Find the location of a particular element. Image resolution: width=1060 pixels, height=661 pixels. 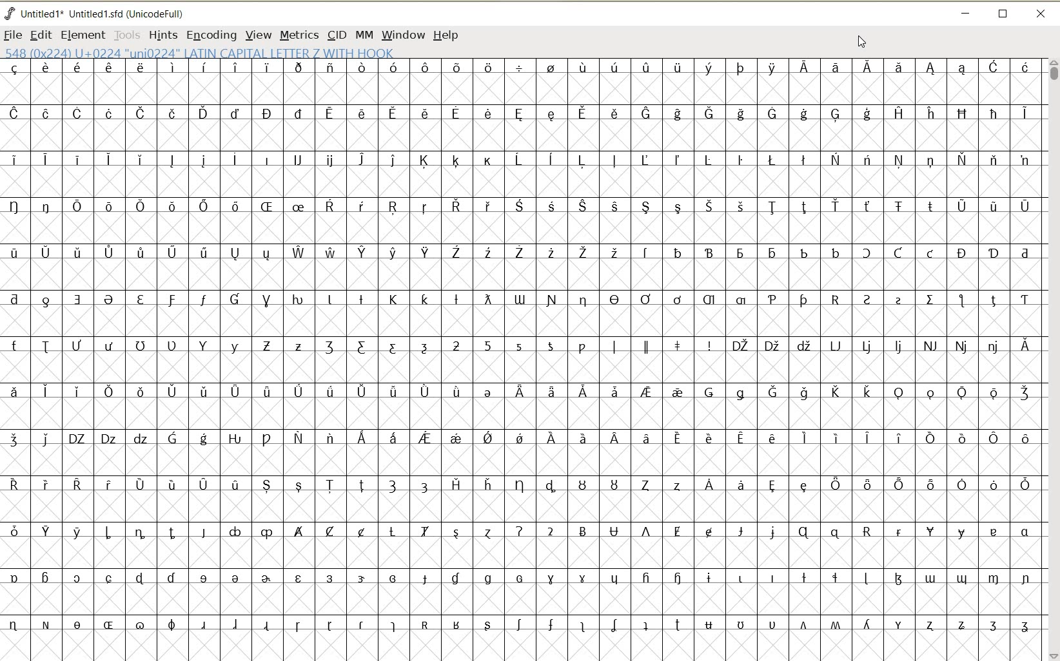

CURSOR is located at coordinates (860, 41).